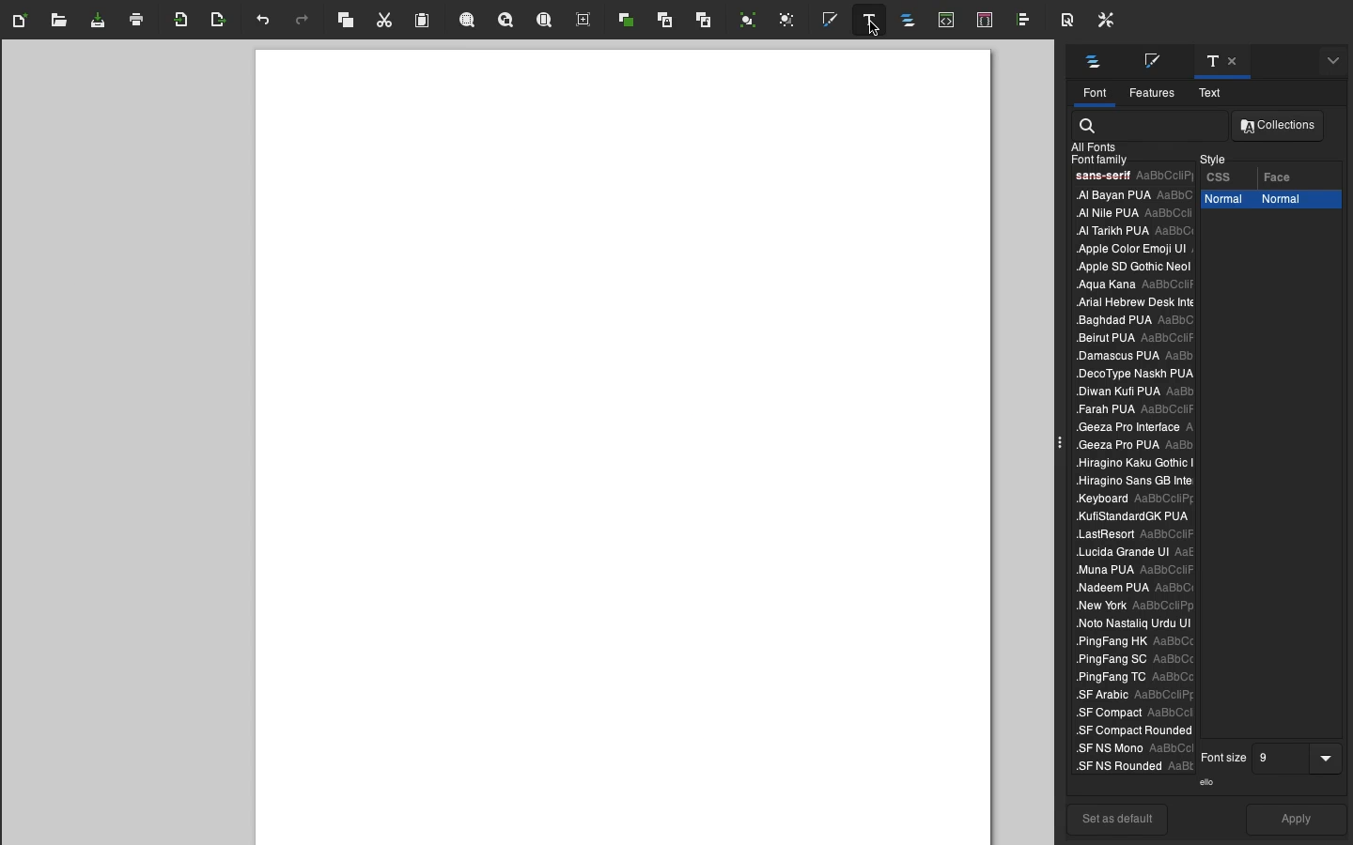 The image size is (1353, 845). I want to click on .DecoType Naskh PUA, so click(1138, 372).